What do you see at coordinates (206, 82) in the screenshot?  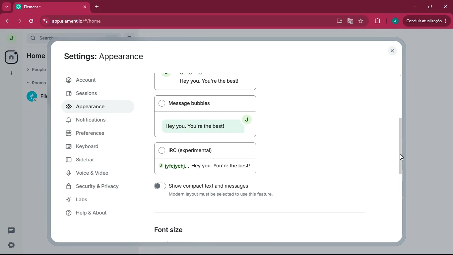 I see `Modern layout` at bounding box center [206, 82].